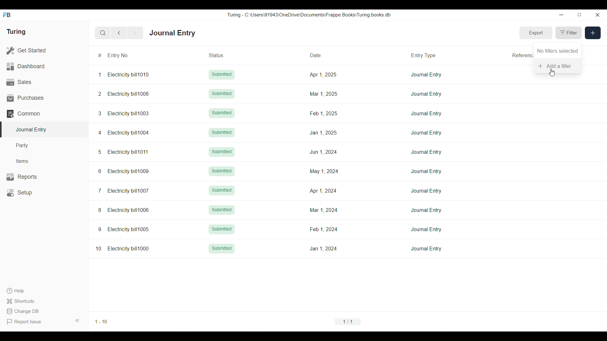 The height and width of the screenshot is (341, 607). Describe the element at coordinates (44, 193) in the screenshot. I see `Setup` at that location.